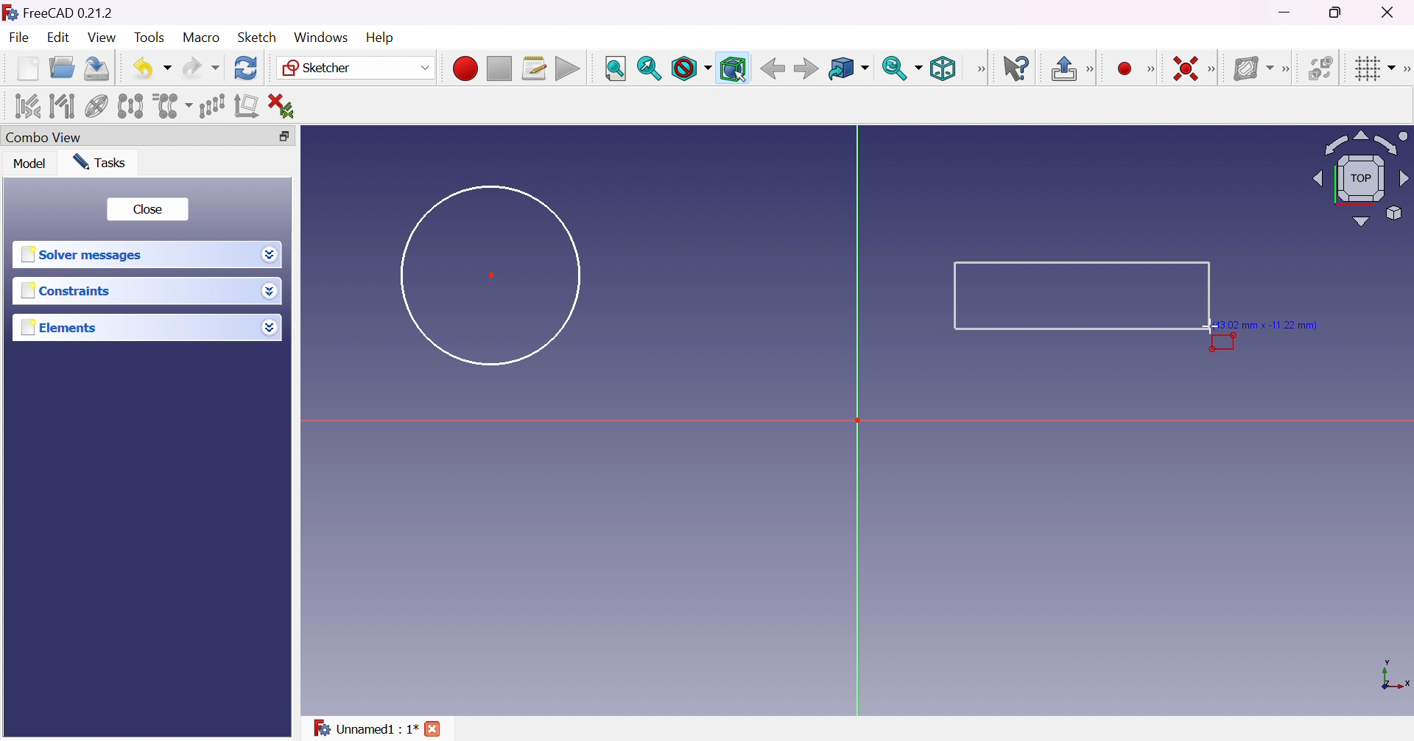 This screenshot has height=741, width=1414. I want to click on Save, so click(94, 67).